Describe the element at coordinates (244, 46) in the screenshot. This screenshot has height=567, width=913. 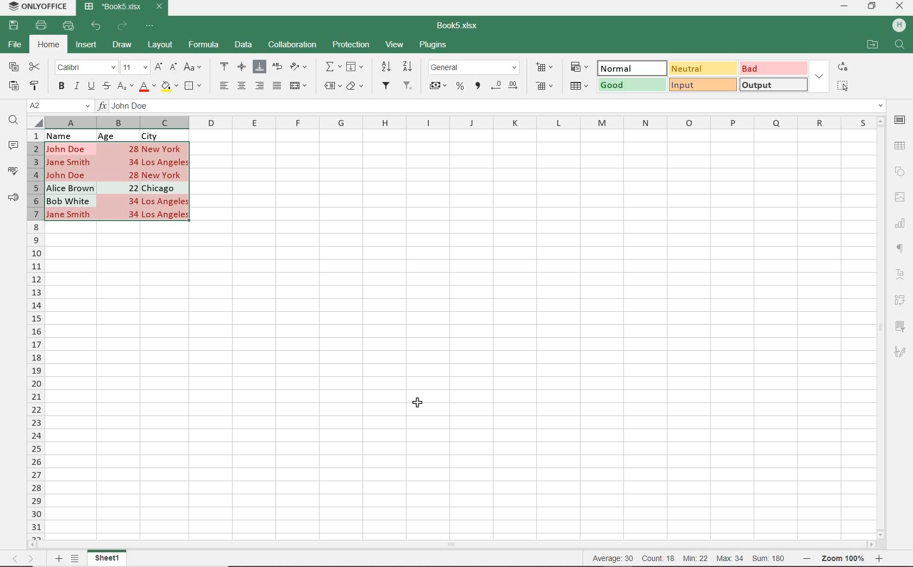
I see `DATA` at that location.